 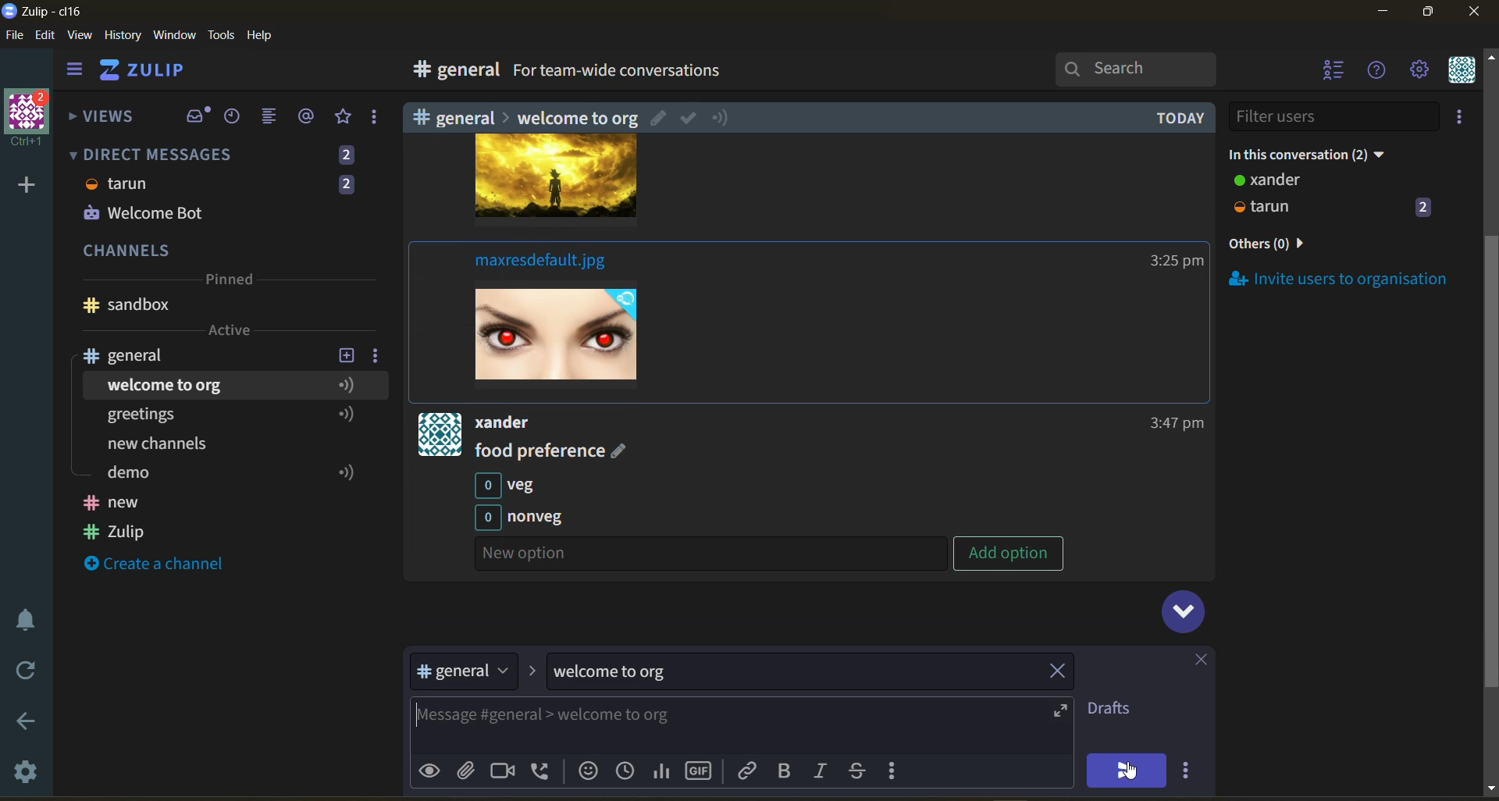 What do you see at coordinates (135, 355) in the screenshot?
I see `channel name` at bounding box center [135, 355].